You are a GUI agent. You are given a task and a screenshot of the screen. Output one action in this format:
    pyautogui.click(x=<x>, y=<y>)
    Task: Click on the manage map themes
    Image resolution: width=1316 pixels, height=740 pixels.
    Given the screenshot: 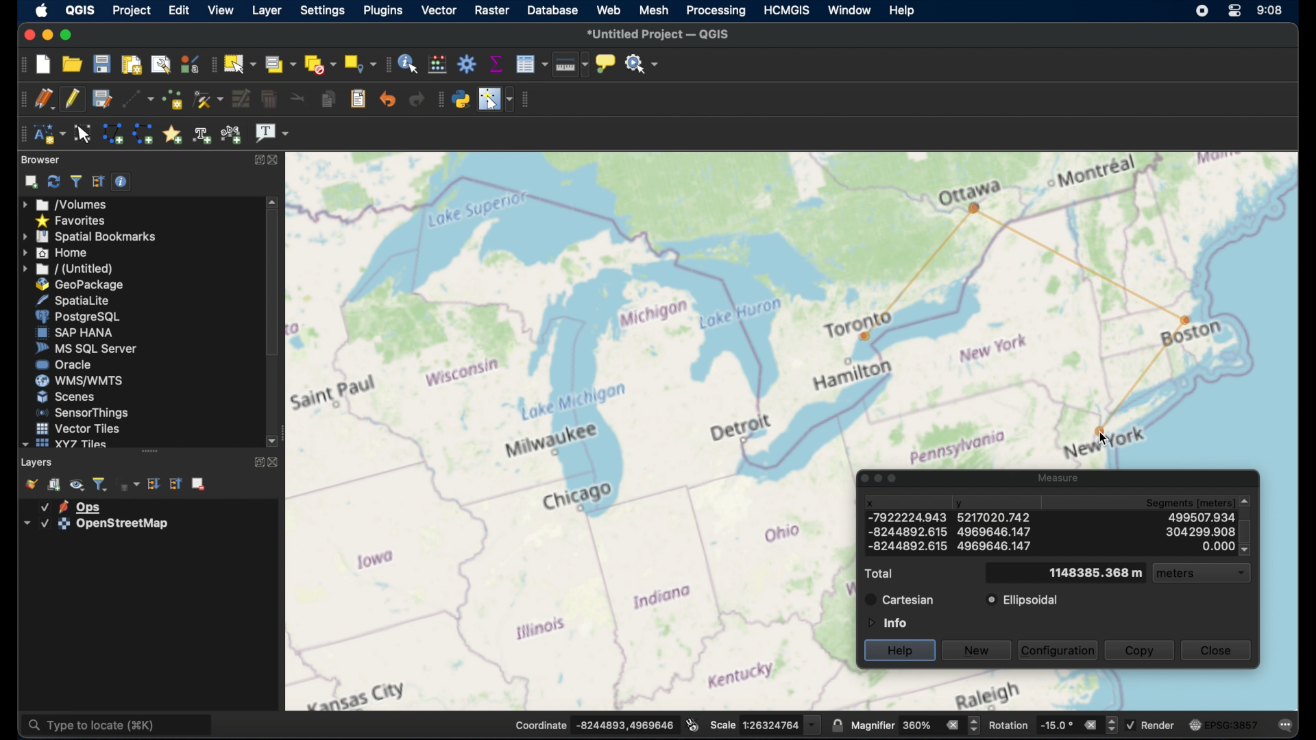 What is the action you would take?
    pyautogui.click(x=77, y=484)
    